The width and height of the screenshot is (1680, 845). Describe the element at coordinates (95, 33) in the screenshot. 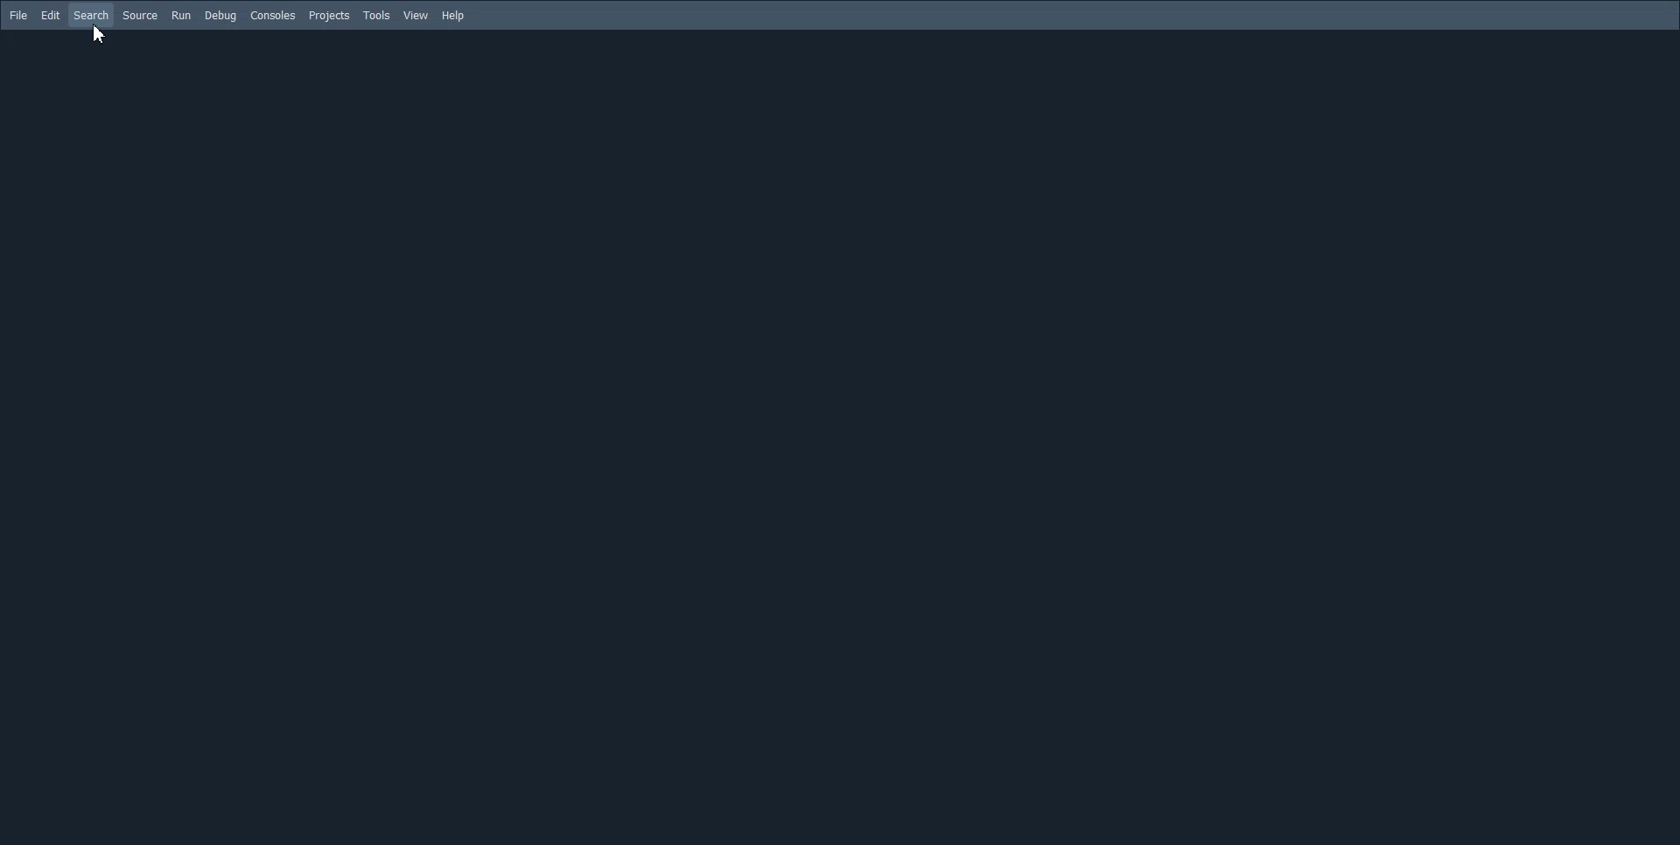

I see `Cursor on Search` at that location.